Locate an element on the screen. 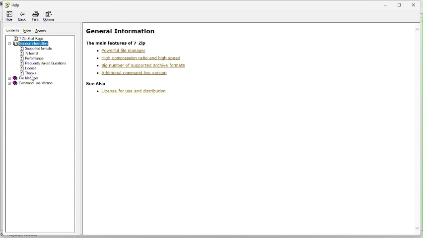  7 zip start page is located at coordinates (28, 38).